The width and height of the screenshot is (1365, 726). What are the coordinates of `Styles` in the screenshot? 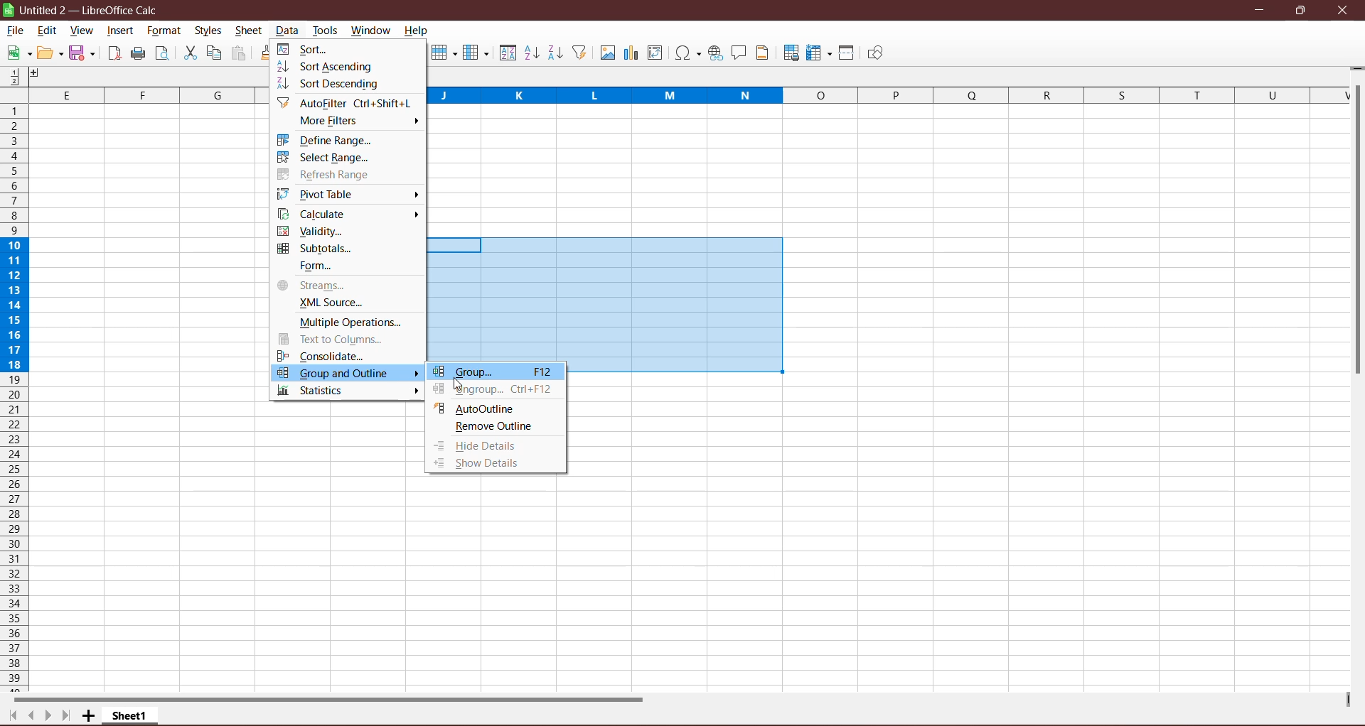 It's located at (210, 31).